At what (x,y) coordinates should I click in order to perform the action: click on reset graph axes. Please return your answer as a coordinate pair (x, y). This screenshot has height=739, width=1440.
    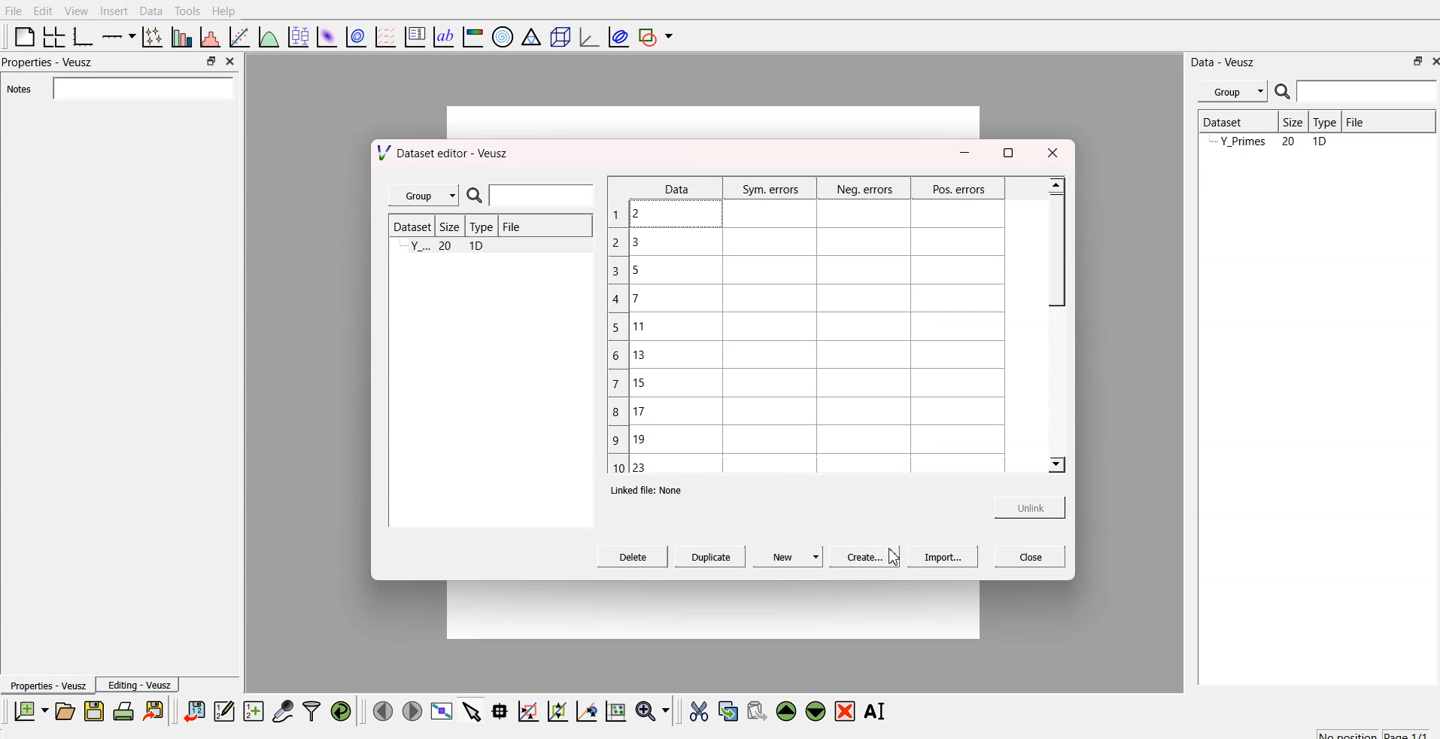
    Looking at the image, I should click on (615, 709).